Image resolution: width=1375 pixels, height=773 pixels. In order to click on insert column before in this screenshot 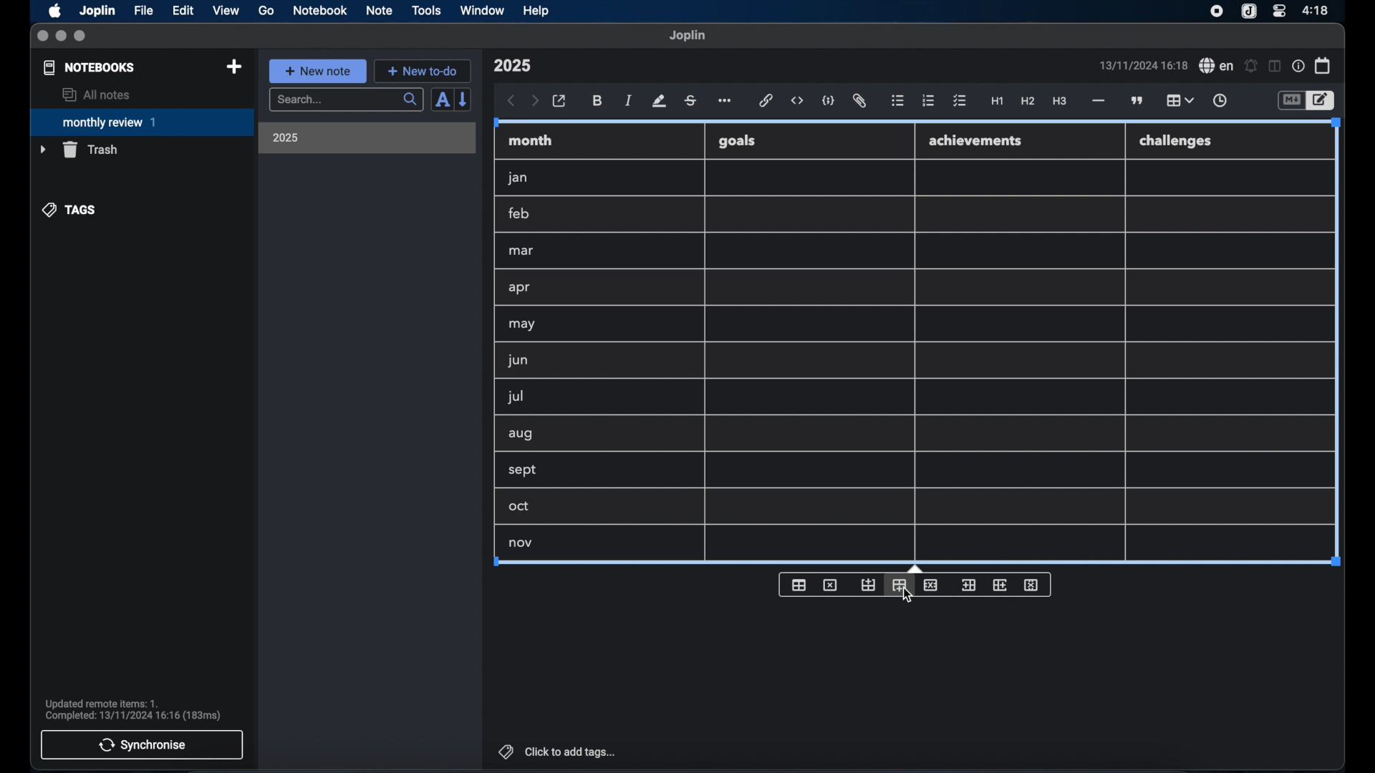, I will do `click(968, 584)`.